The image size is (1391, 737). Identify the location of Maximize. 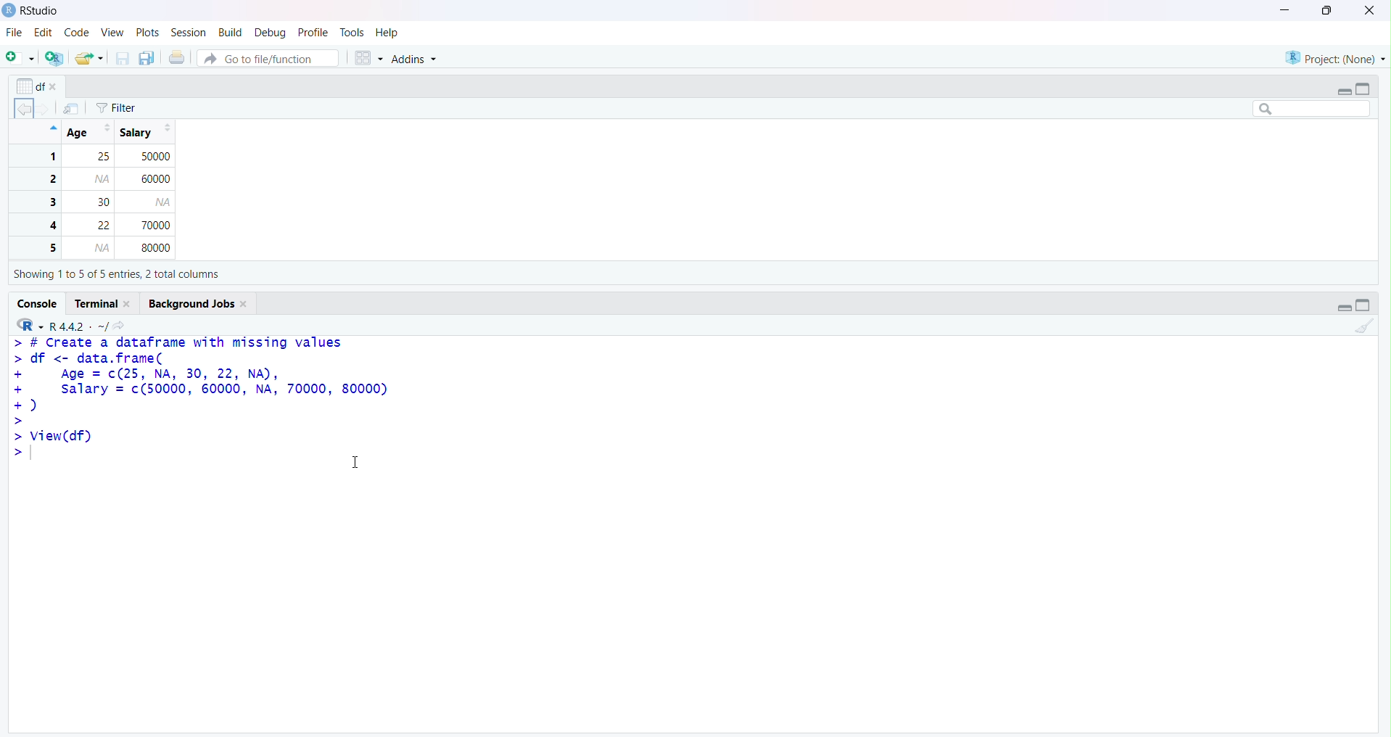
(1329, 11).